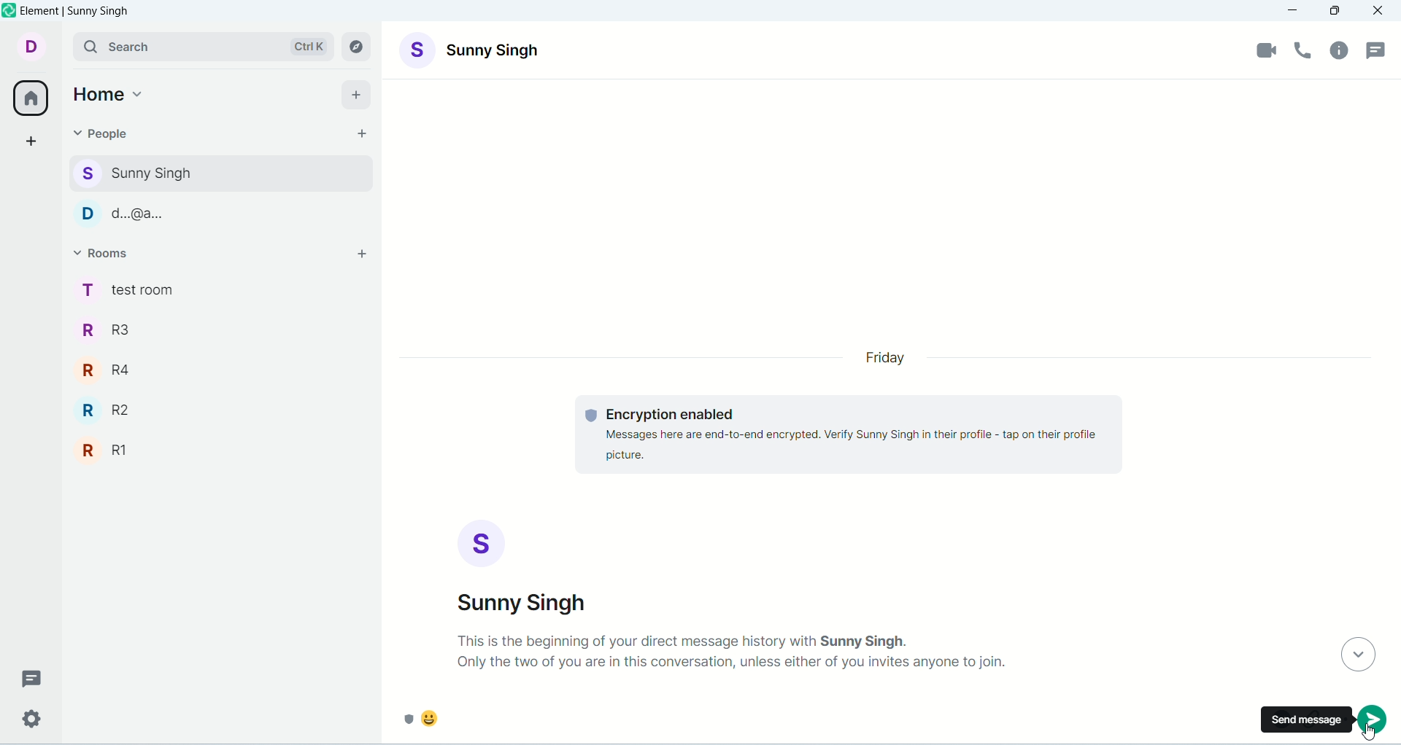 The height and width of the screenshot is (745, 1401). What do you see at coordinates (1336, 9) in the screenshot?
I see `maximize` at bounding box center [1336, 9].